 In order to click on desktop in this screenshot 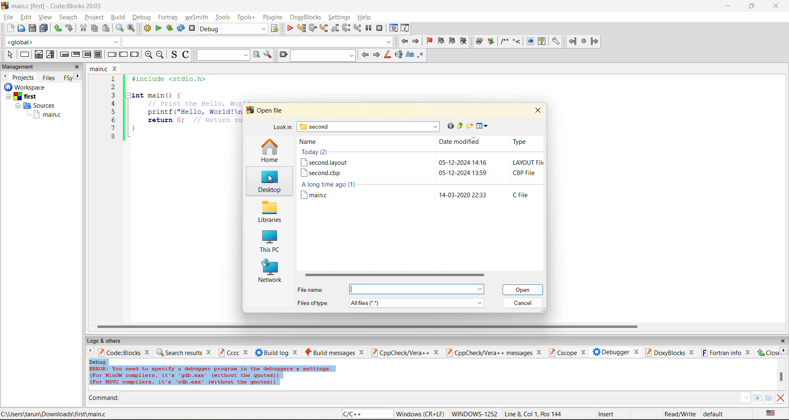, I will do `click(268, 182)`.